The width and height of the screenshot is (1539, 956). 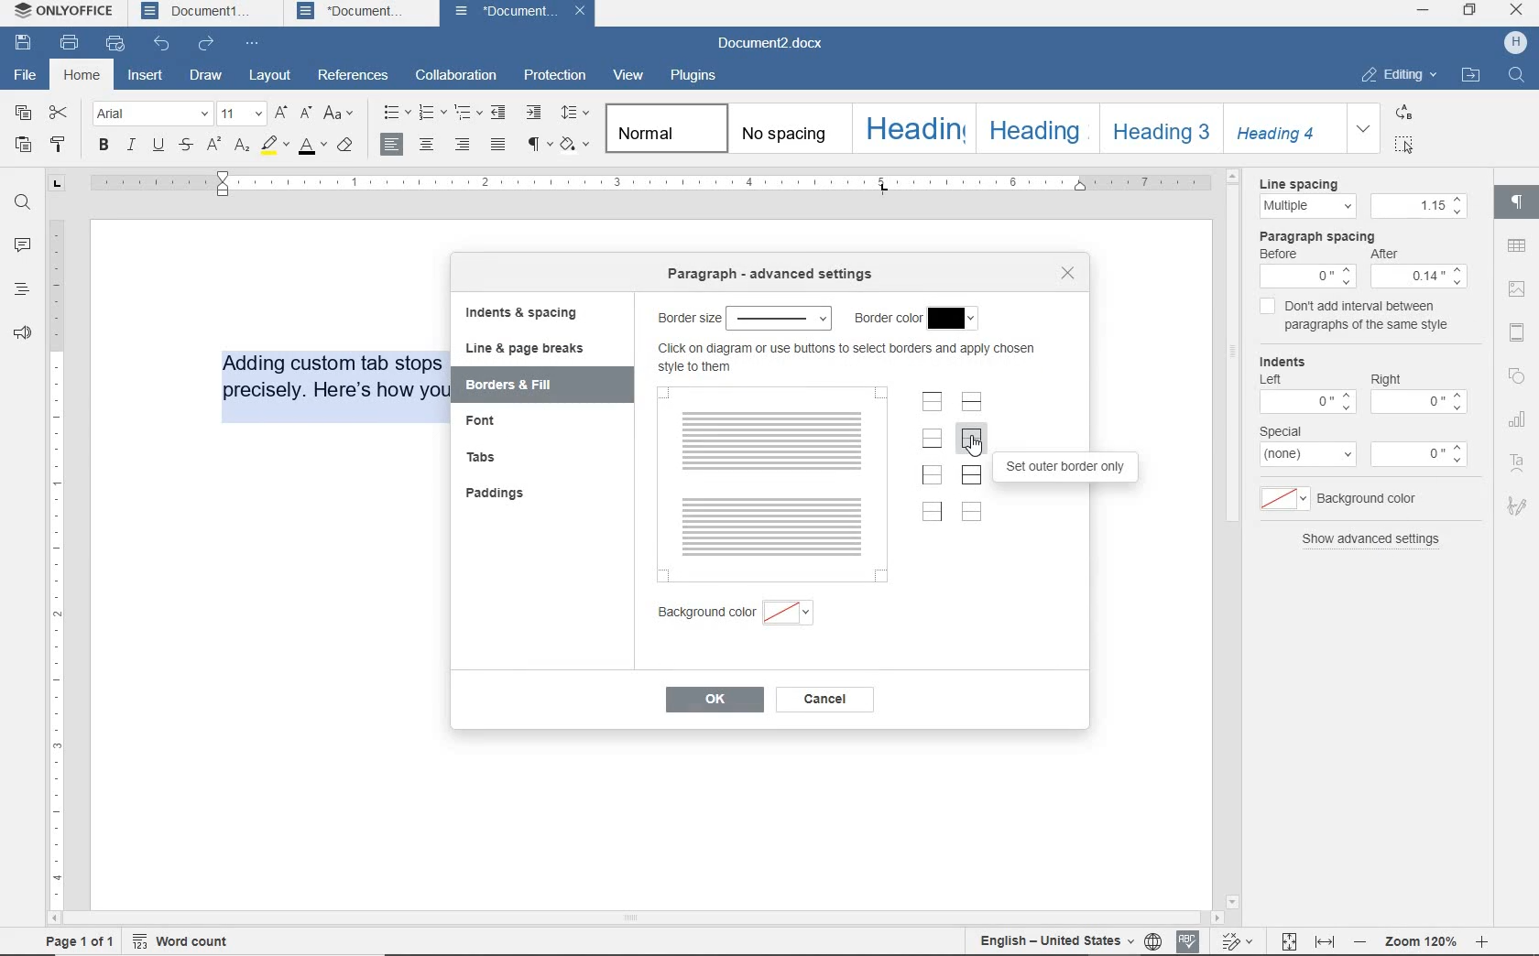 I want to click on zoom 120%, so click(x=1418, y=938).